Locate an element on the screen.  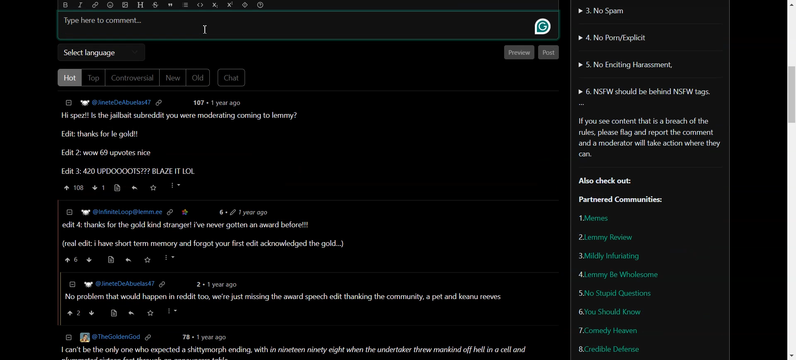
reply is located at coordinates (131, 314).